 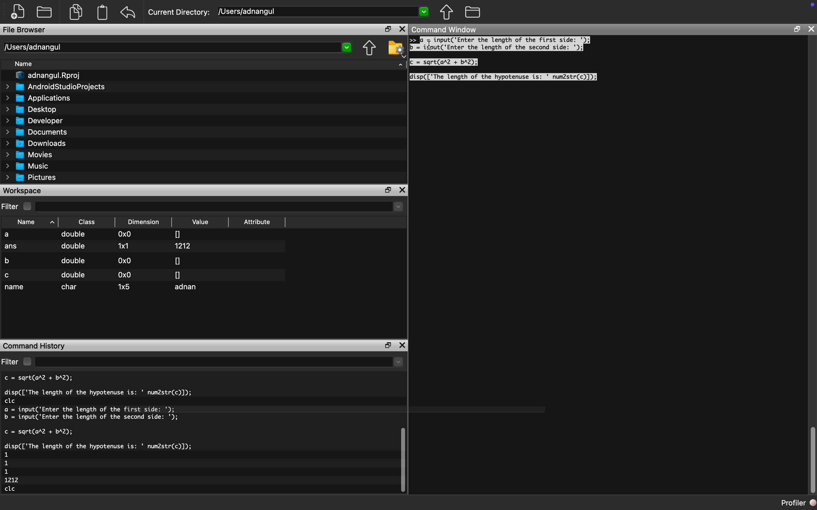 What do you see at coordinates (25, 31) in the screenshot?
I see `File Browser` at bounding box center [25, 31].